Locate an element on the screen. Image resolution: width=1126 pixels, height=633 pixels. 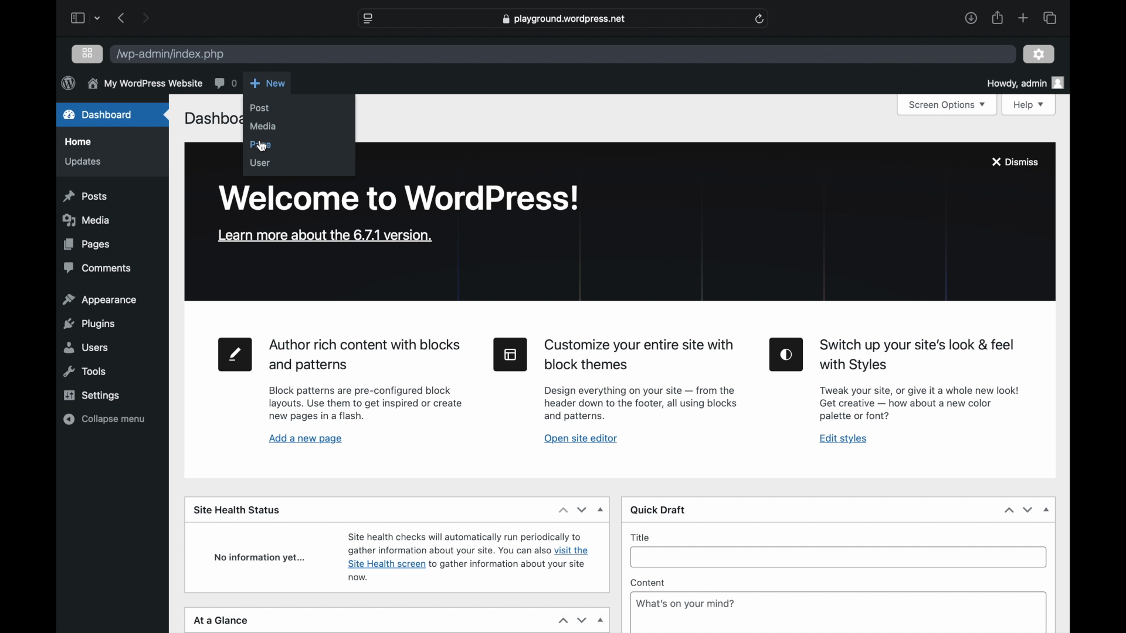
at a glance is located at coordinates (223, 620).